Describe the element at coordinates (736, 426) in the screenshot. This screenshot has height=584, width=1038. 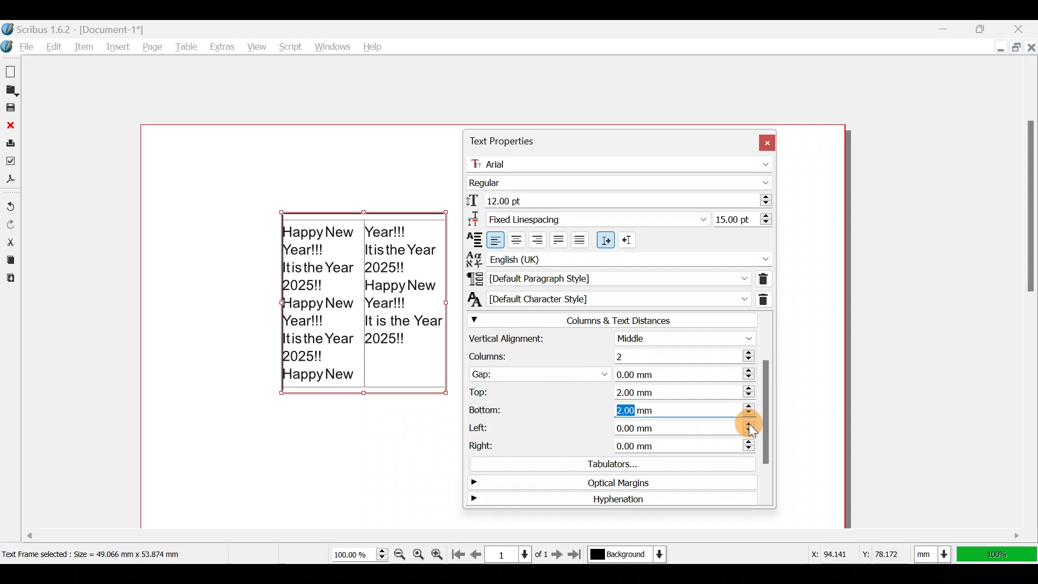
I see `Cursor on left (increase button)` at that location.